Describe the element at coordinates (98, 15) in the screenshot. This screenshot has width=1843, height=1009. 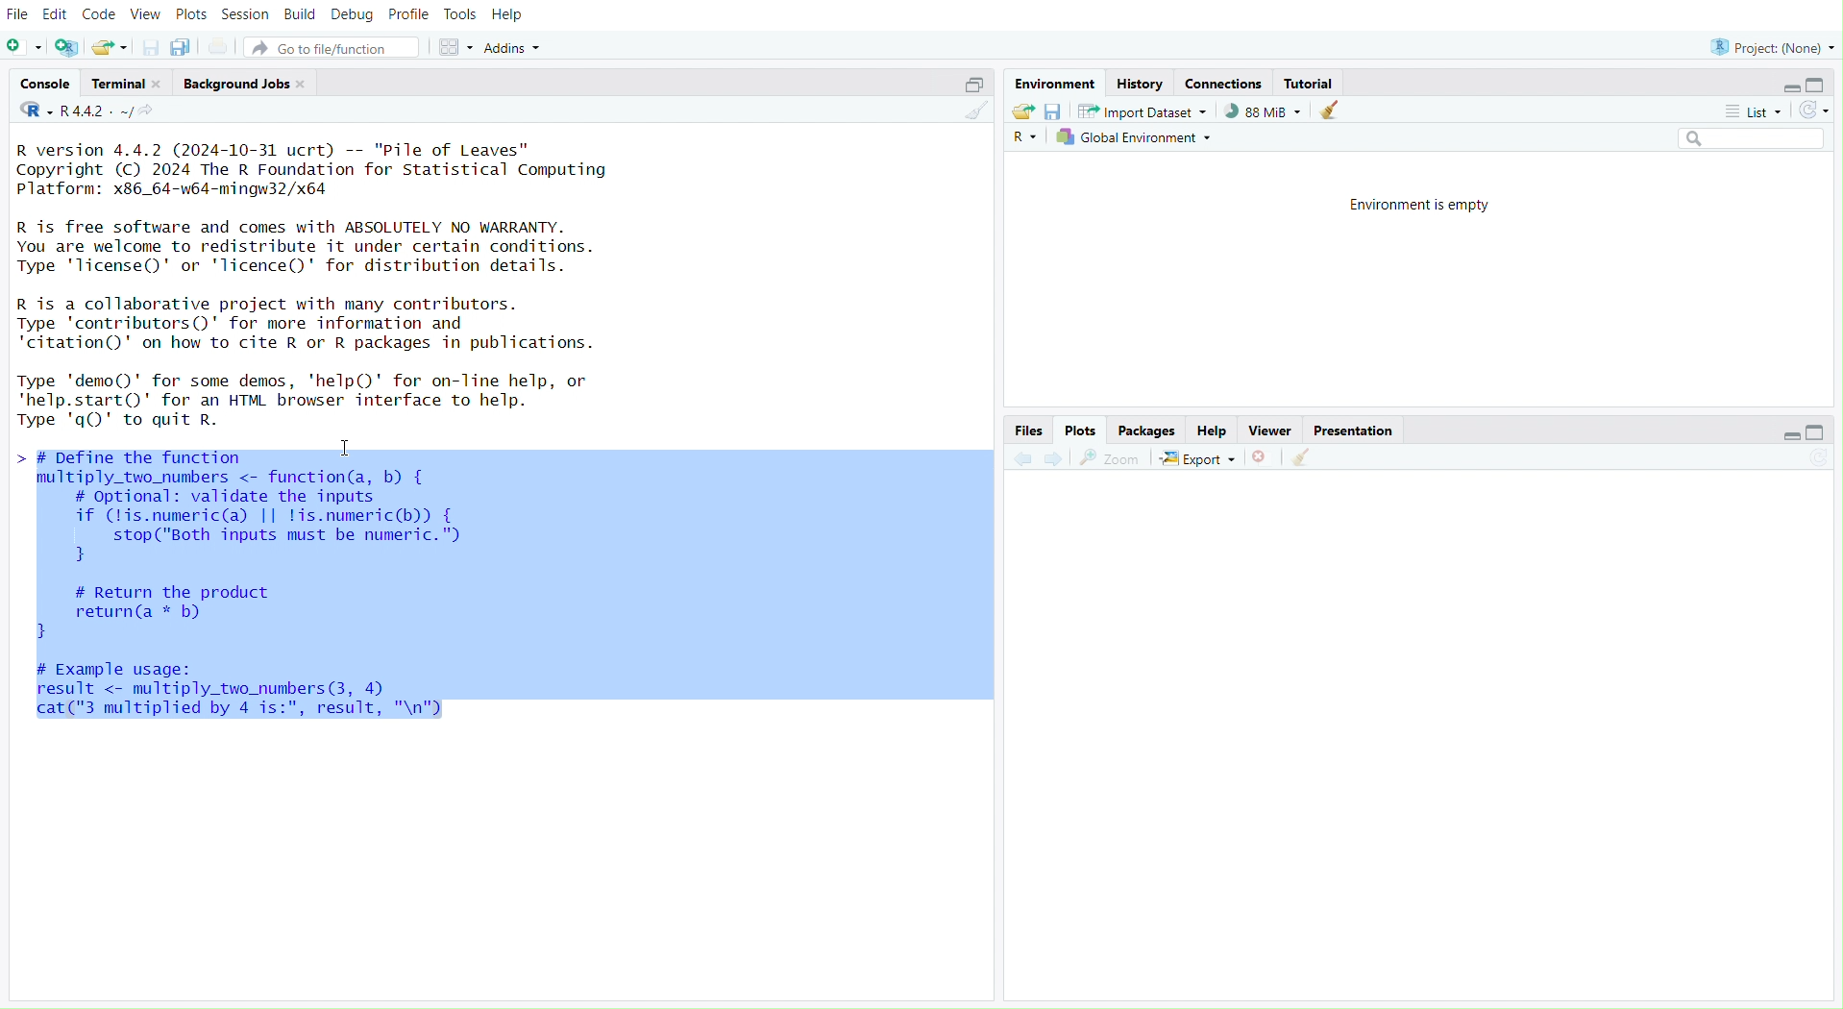
I see `Code` at that location.